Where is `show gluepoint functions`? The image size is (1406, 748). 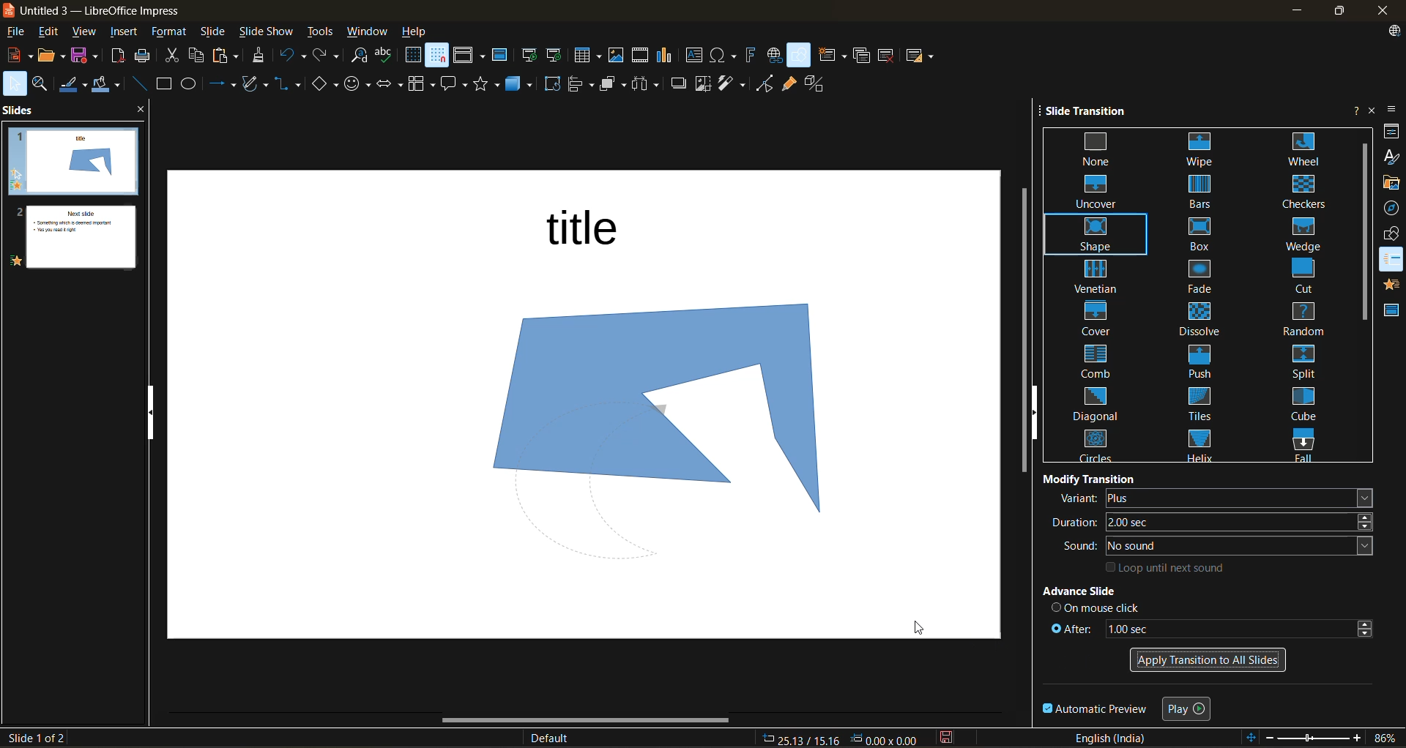
show gluepoint functions is located at coordinates (790, 84).